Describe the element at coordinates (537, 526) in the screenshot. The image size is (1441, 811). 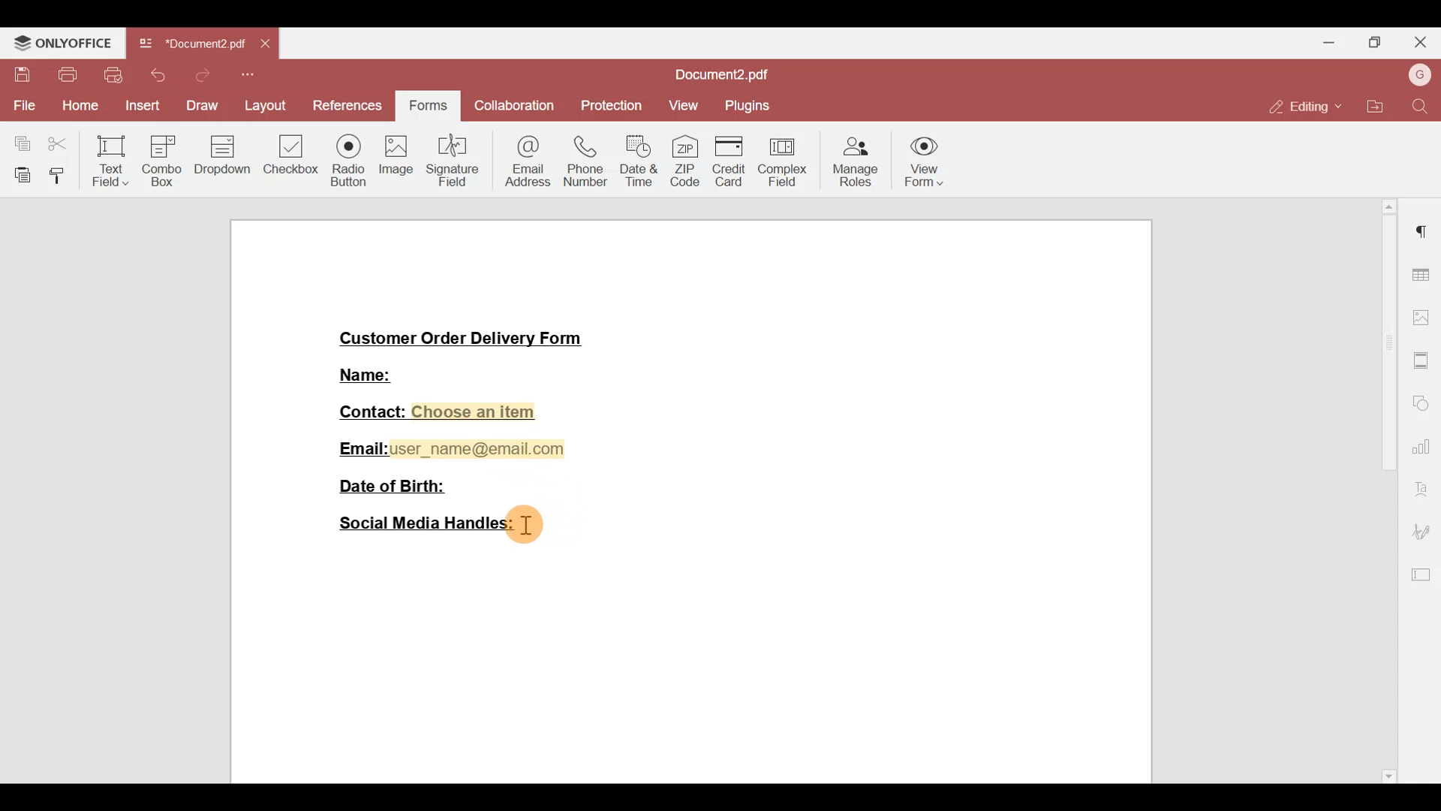
I see `Cursor` at that location.